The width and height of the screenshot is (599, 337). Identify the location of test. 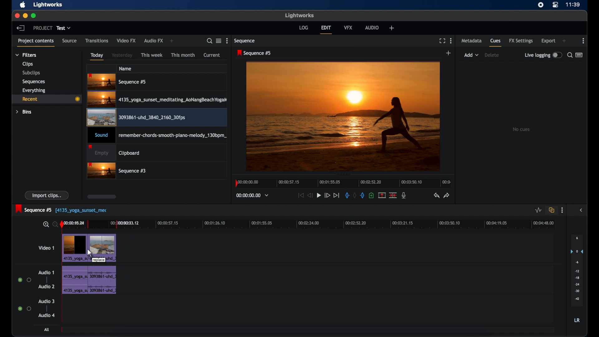
(64, 28).